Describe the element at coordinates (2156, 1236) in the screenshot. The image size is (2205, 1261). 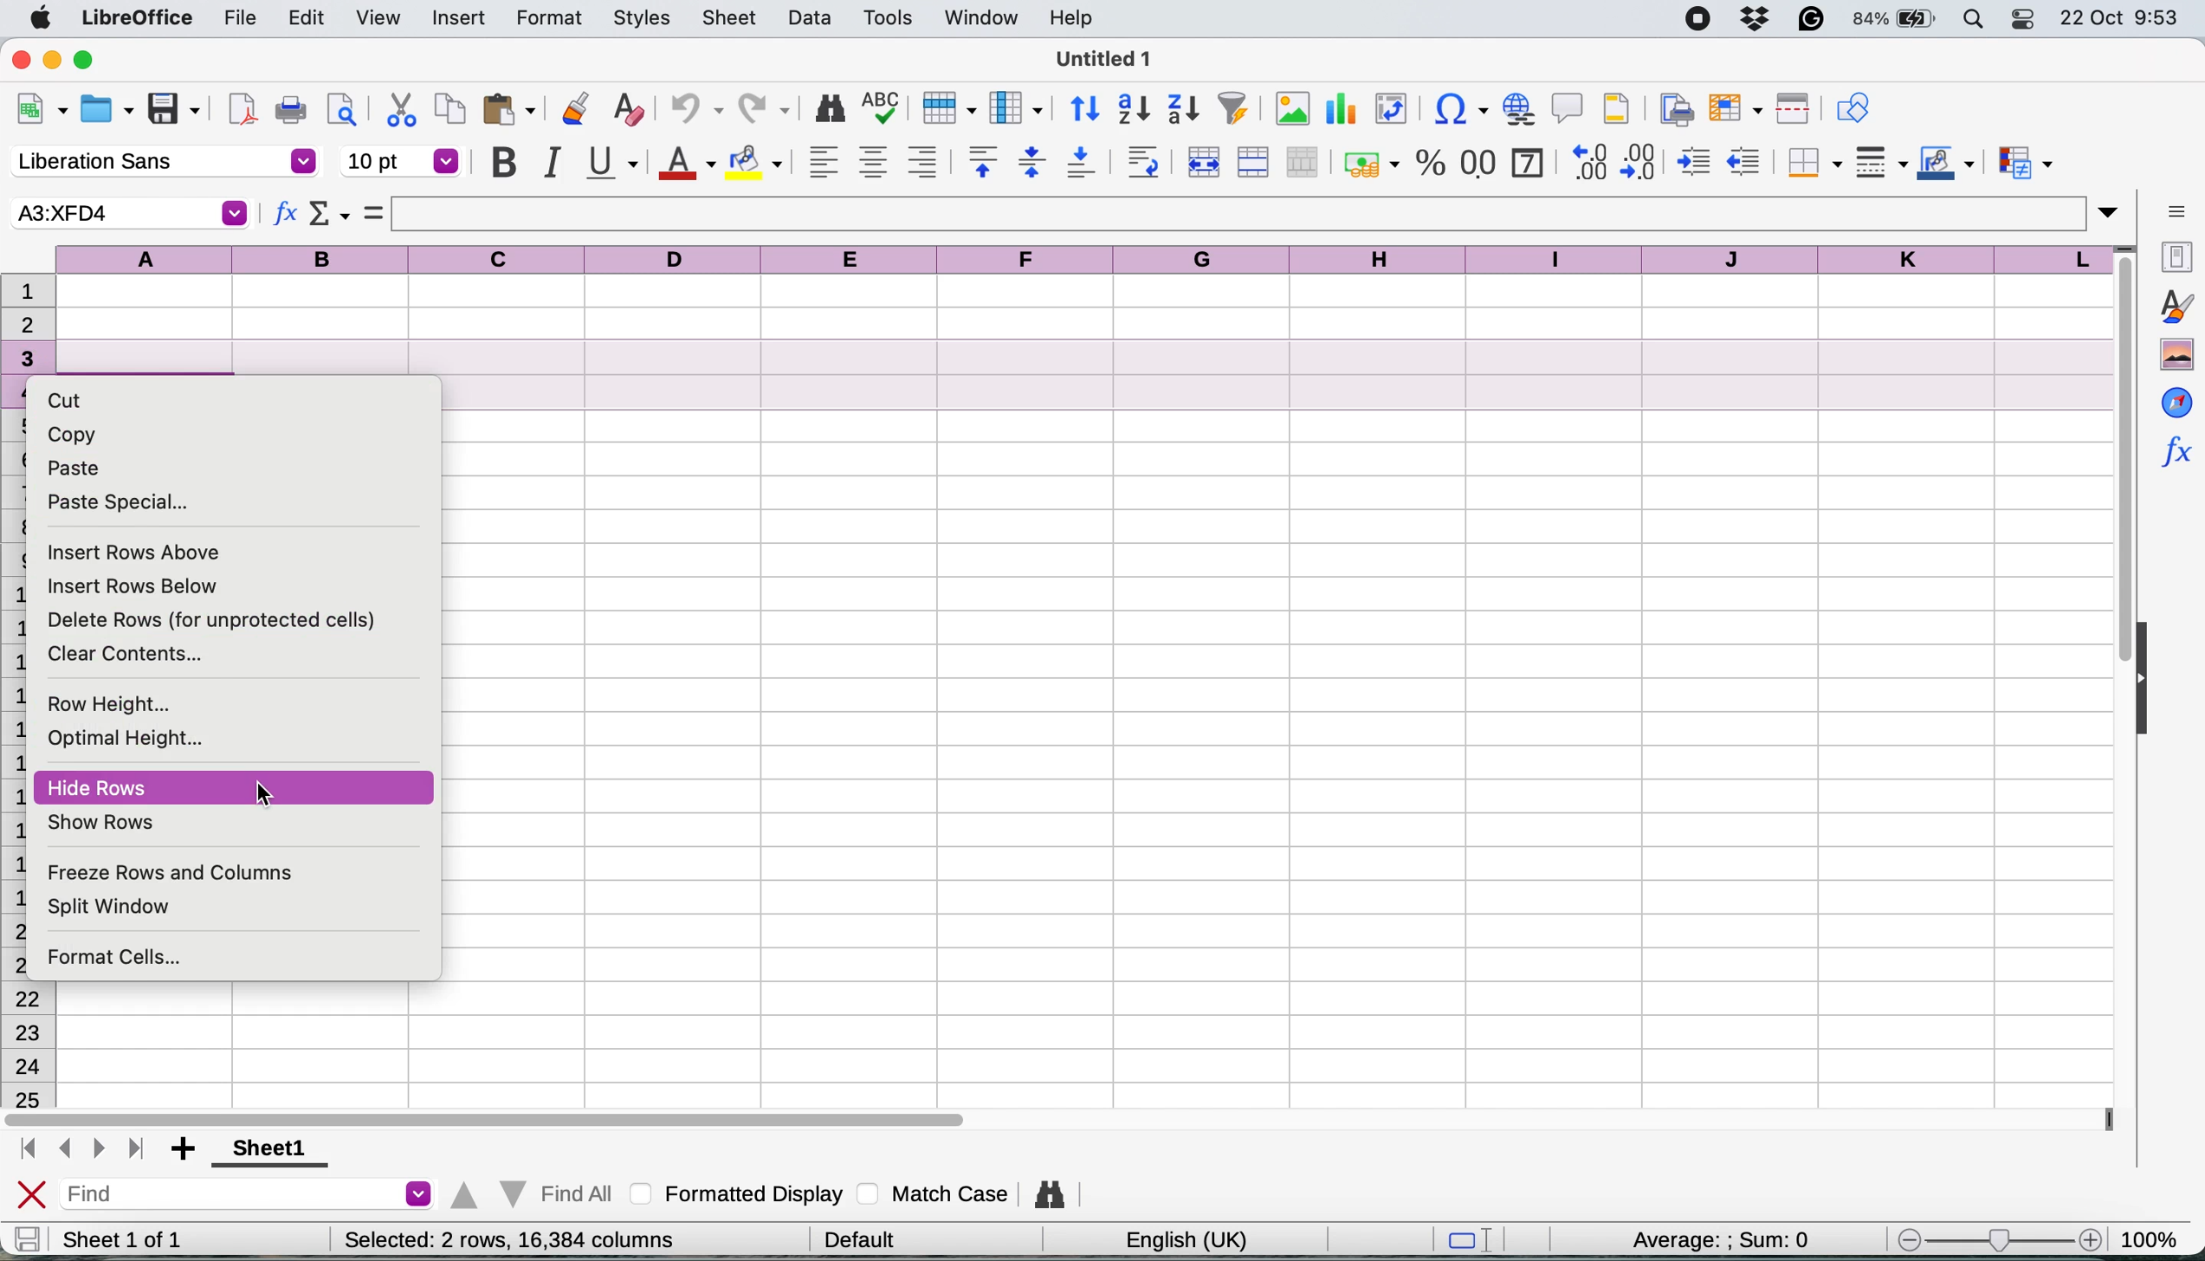
I see `100%` at that location.